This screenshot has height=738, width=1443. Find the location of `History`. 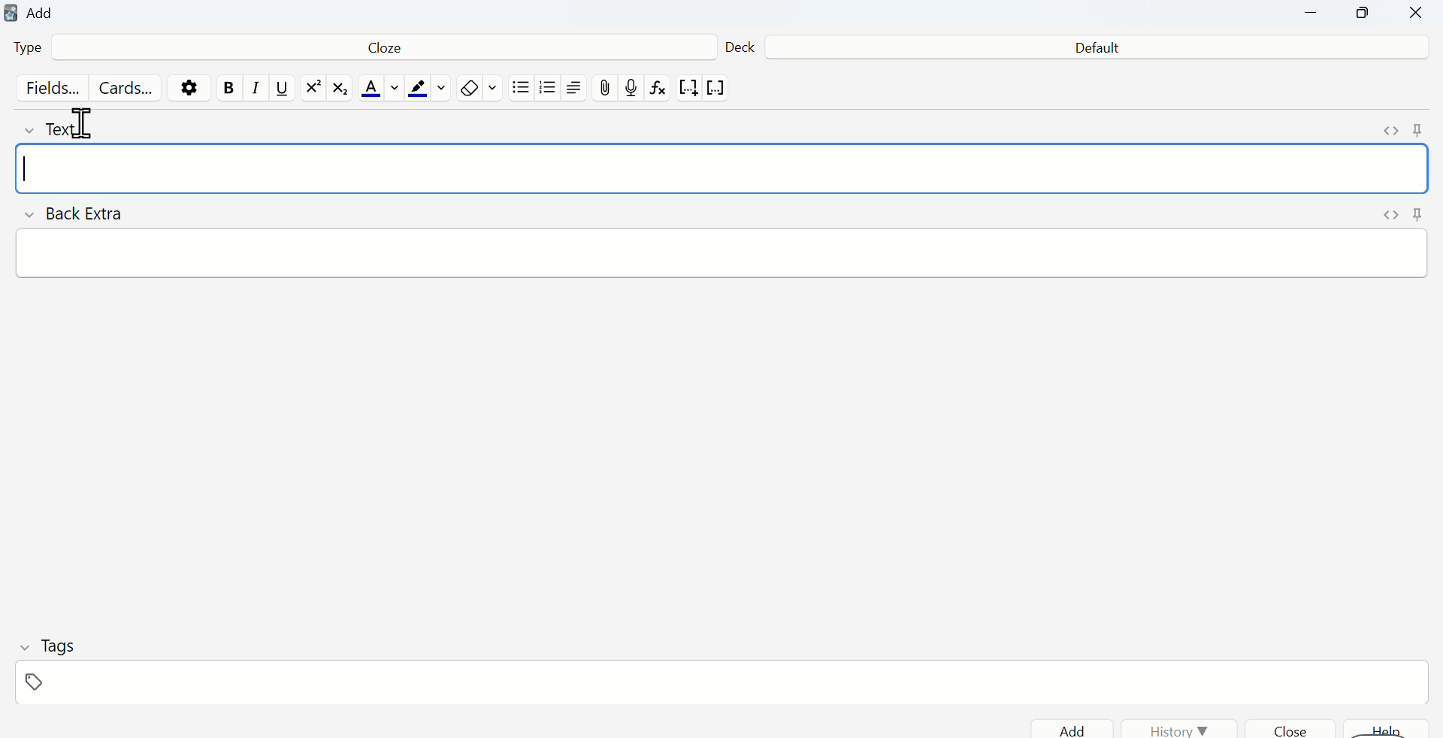

History is located at coordinates (1180, 729).